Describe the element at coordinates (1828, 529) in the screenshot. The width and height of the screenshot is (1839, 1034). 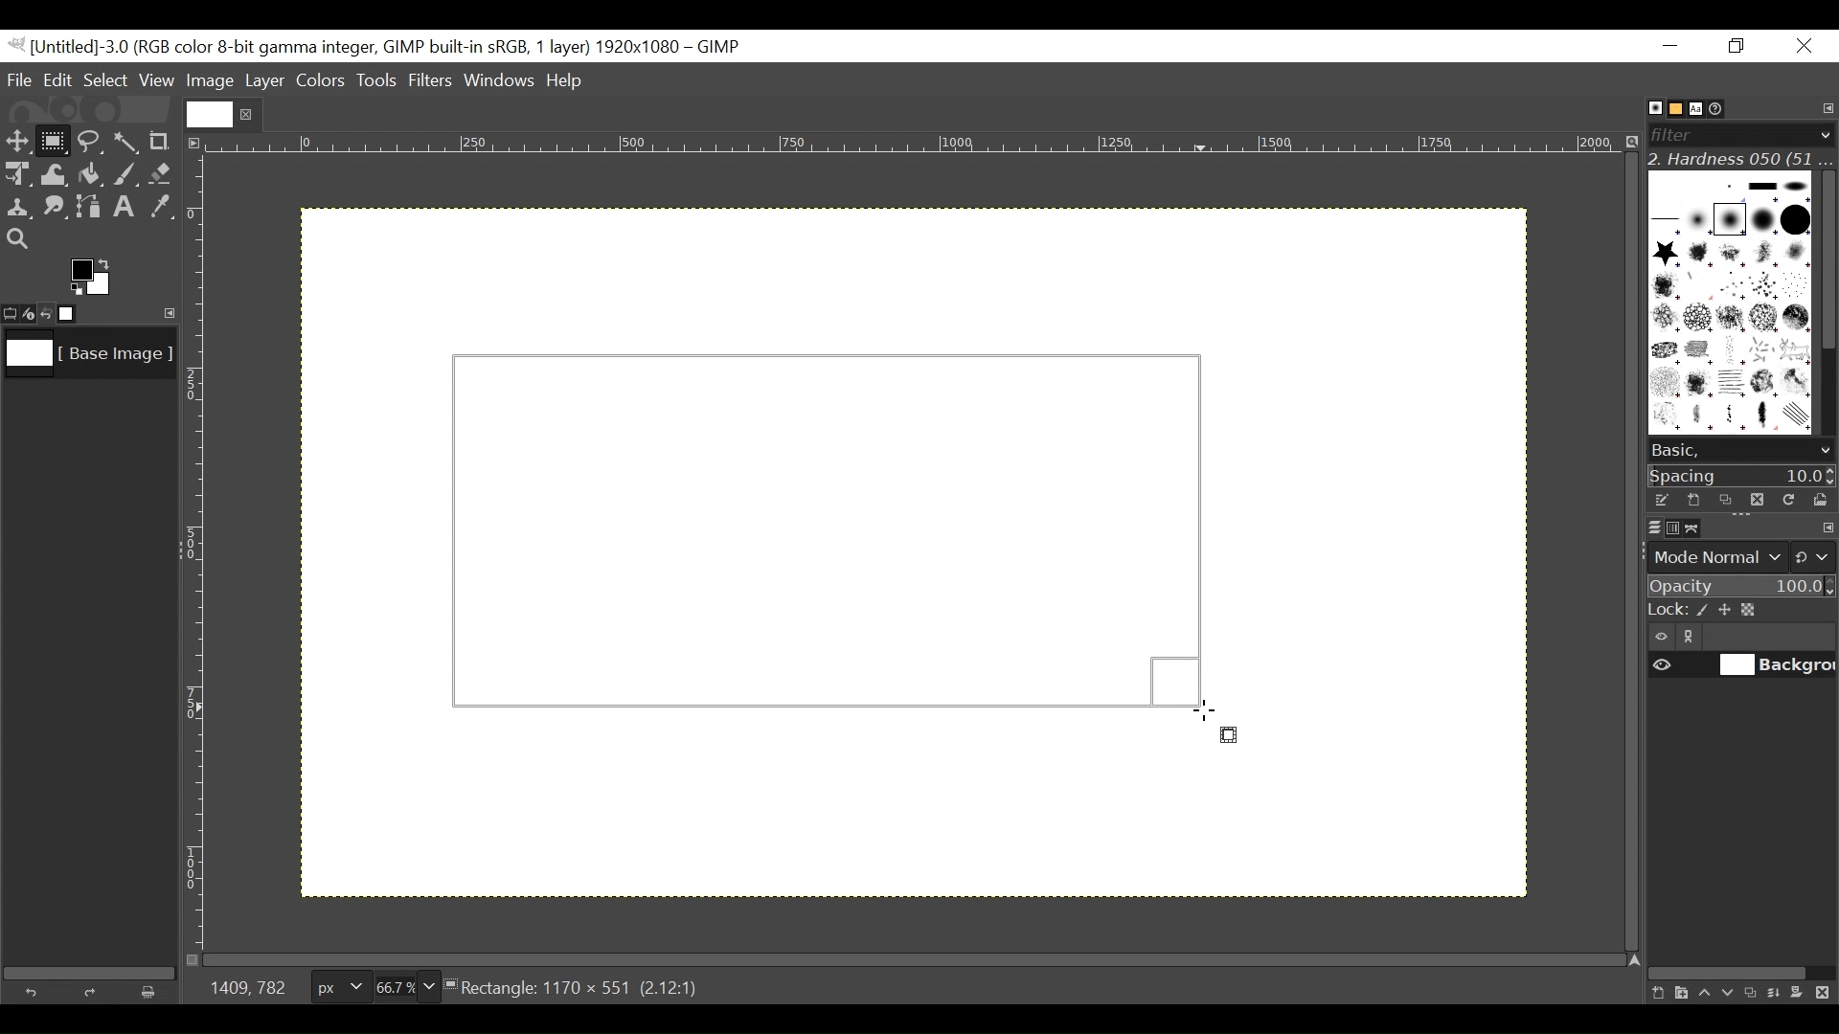
I see `configure this tab` at that location.